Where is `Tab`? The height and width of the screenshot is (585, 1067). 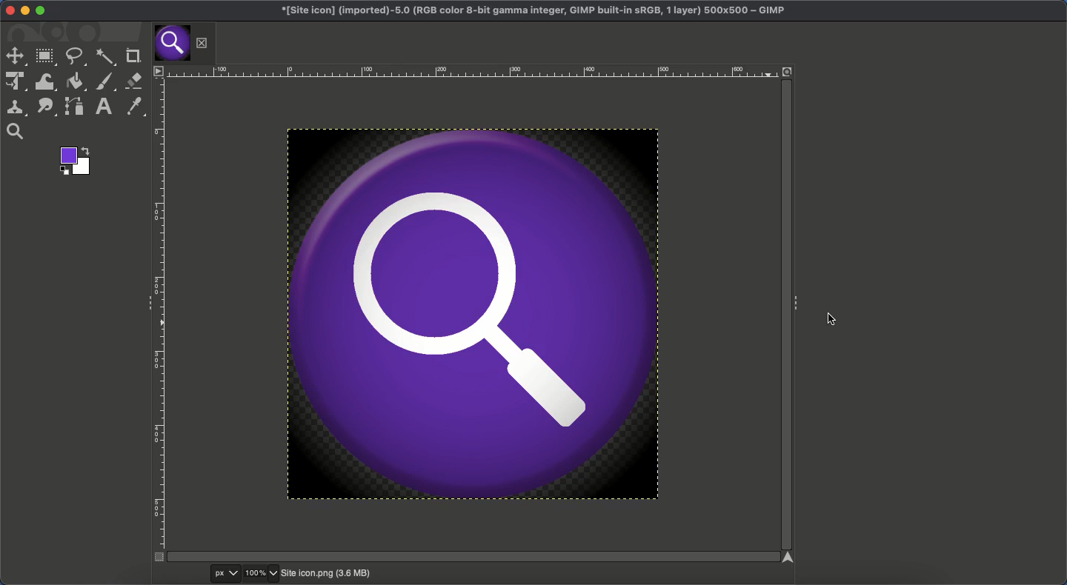 Tab is located at coordinates (171, 44).